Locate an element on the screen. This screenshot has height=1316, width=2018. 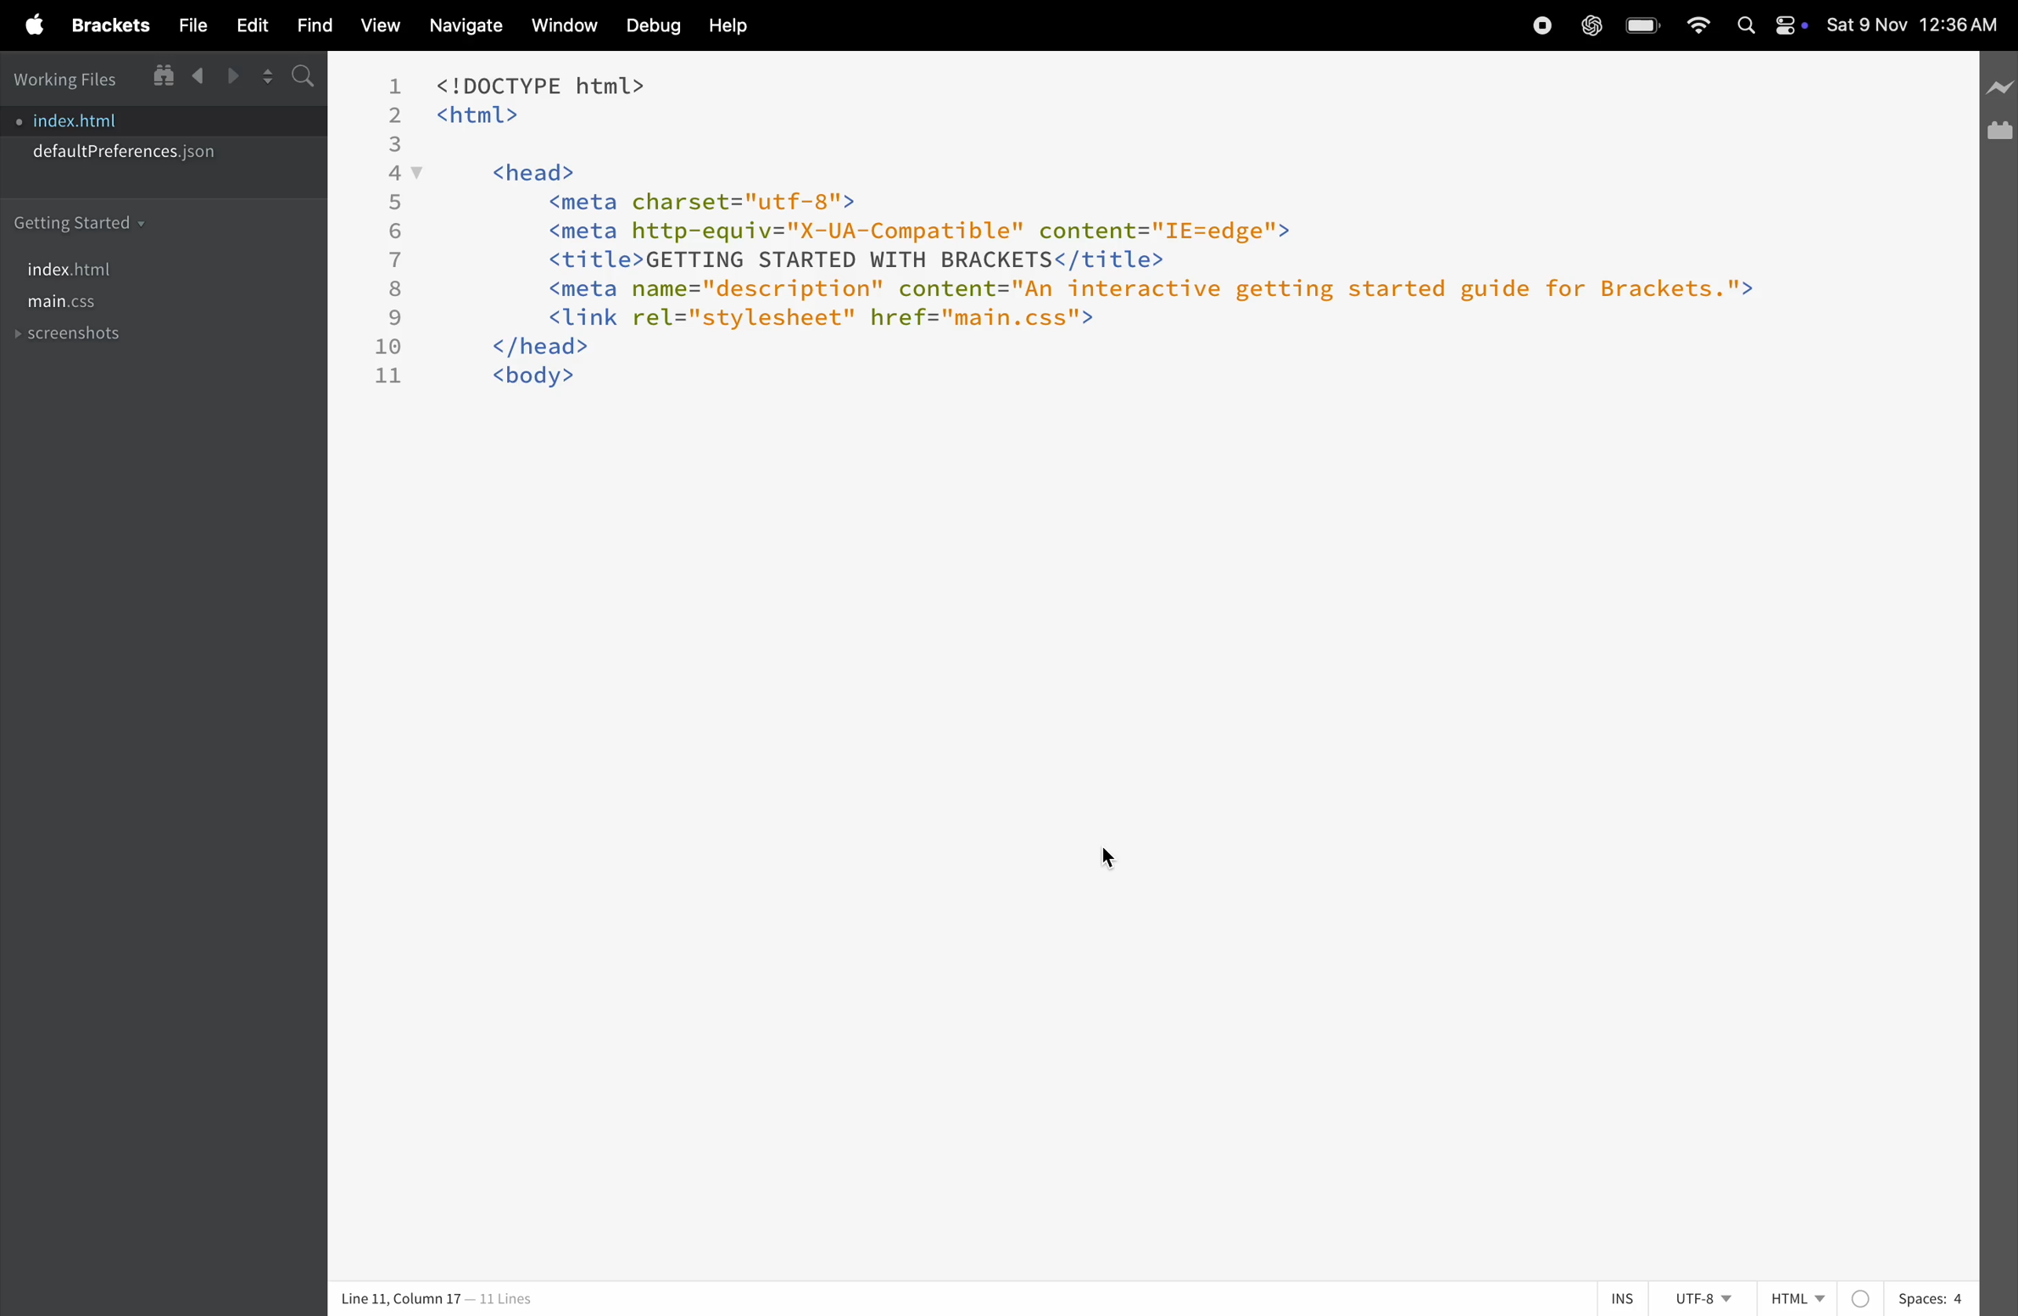
live preview is located at coordinates (164, 78).